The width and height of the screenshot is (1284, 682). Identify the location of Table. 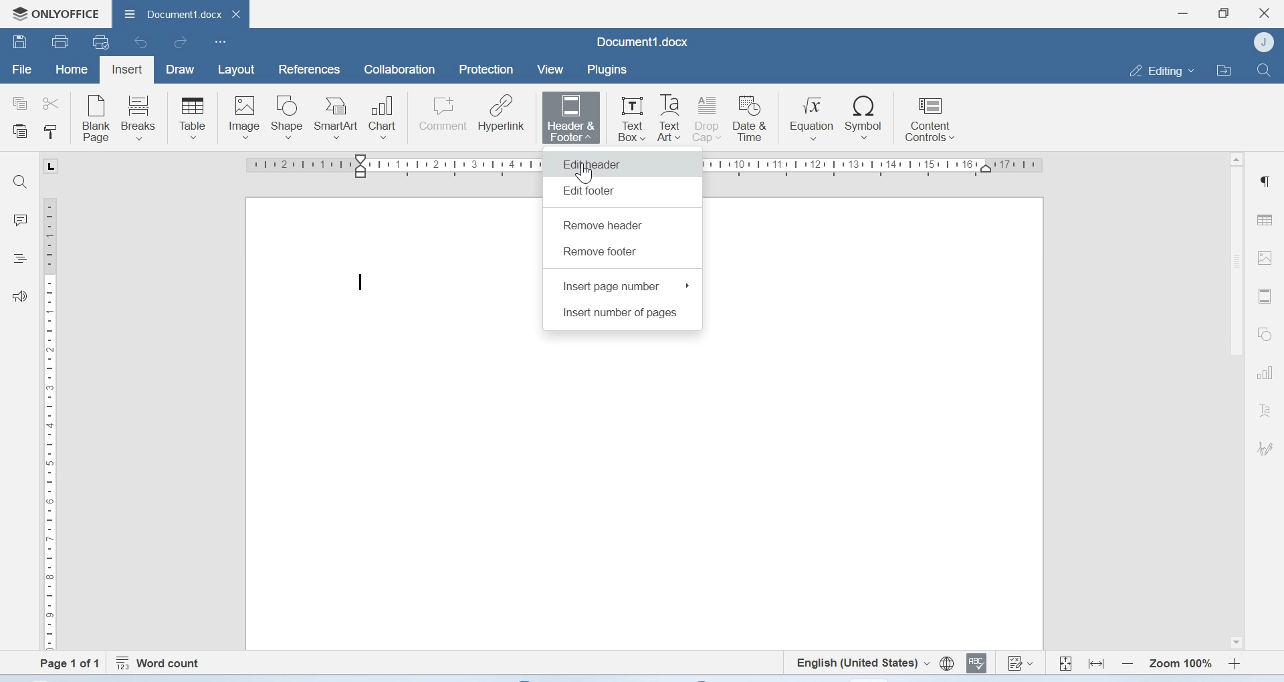
(1267, 216).